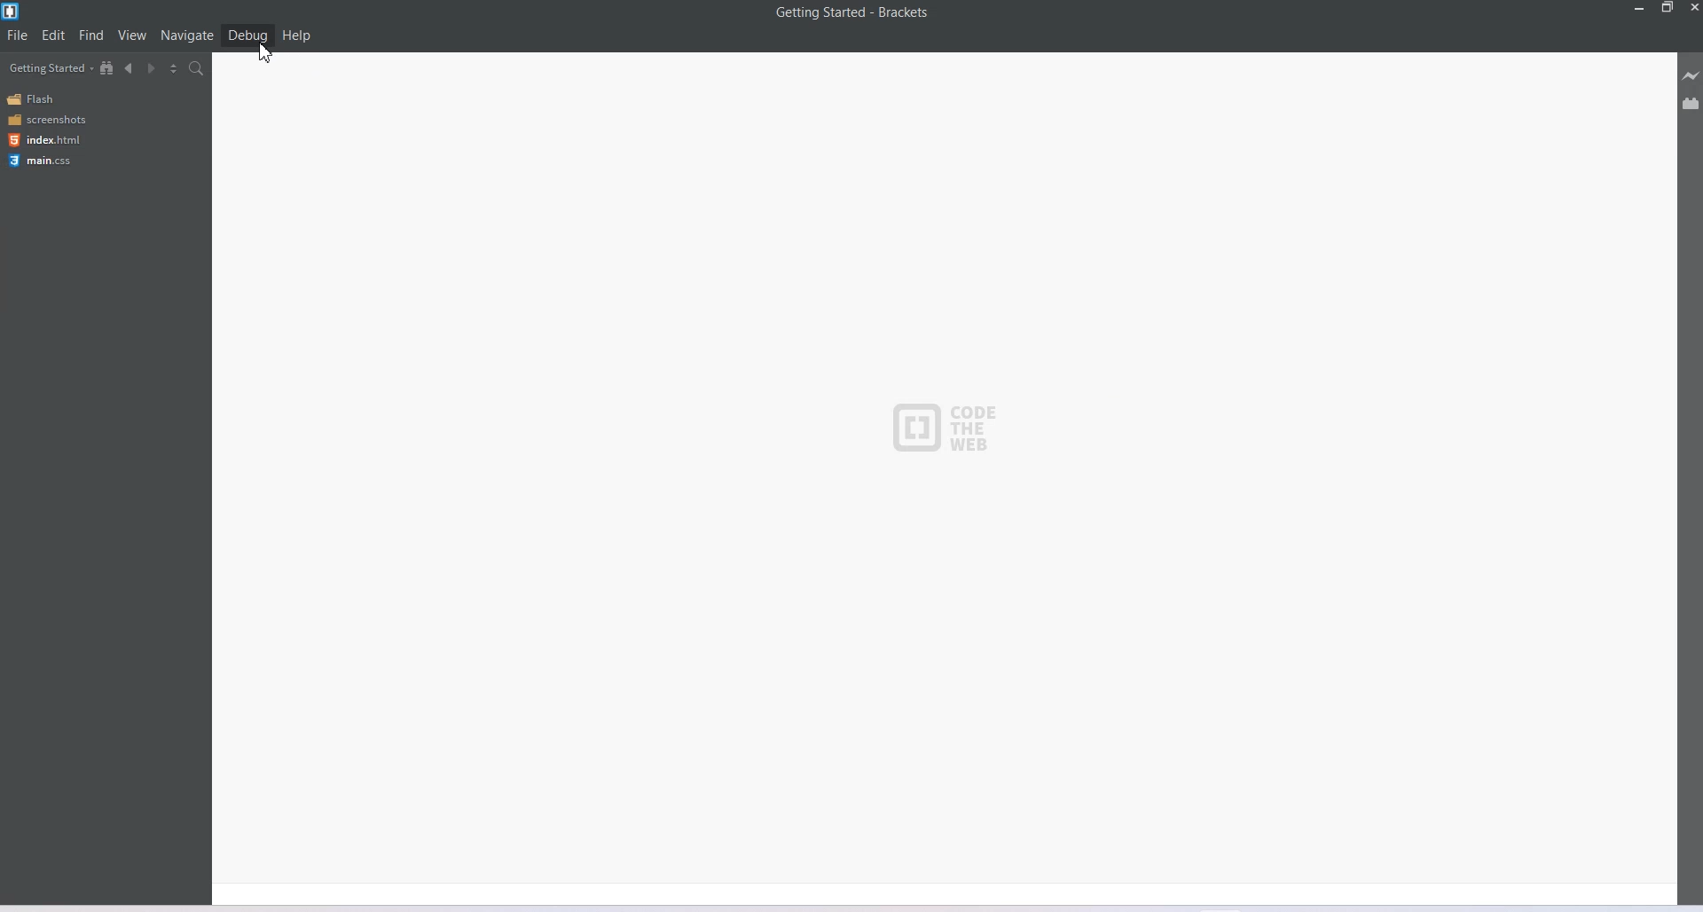 This screenshot has width=1703, height=912. Describe the element at coordinates (132, 34) in the screenshot. I see `View` at that location.